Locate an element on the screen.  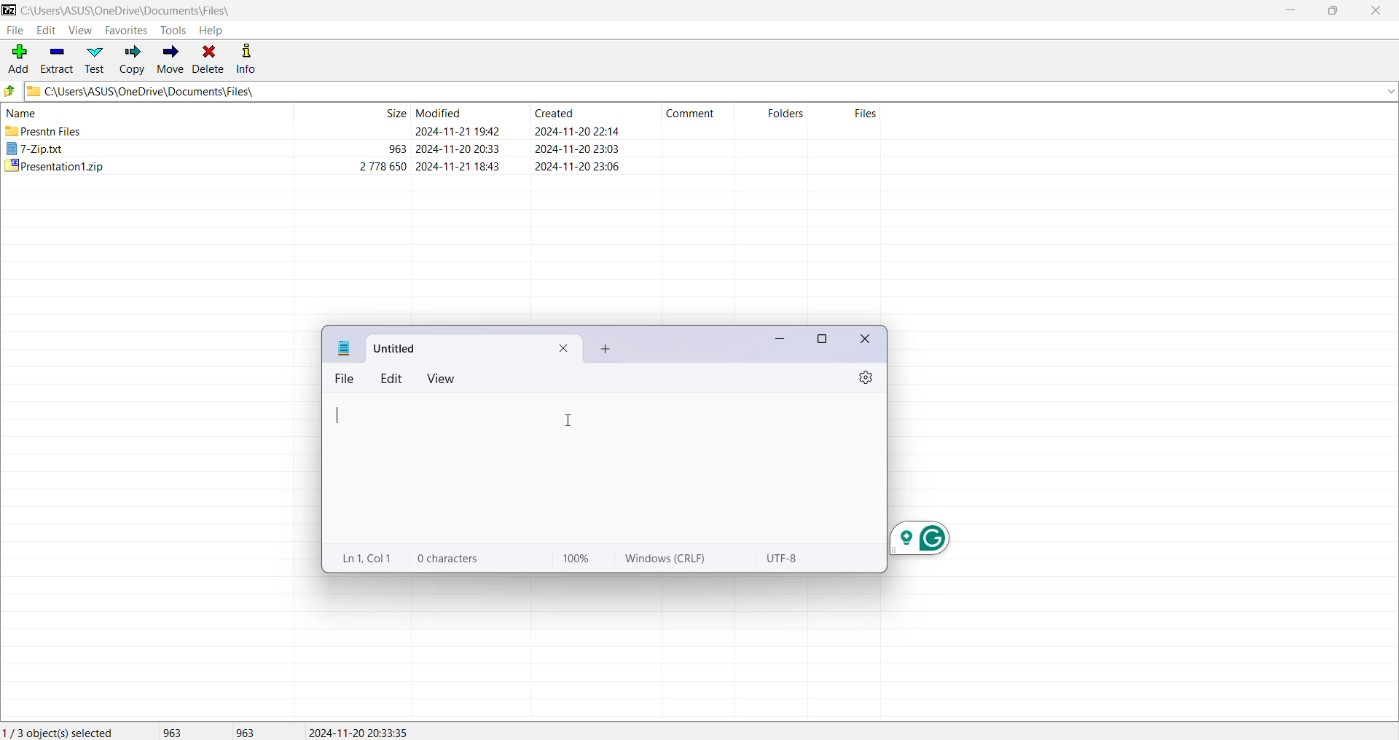
Delete is located at coordinates (210, 59).